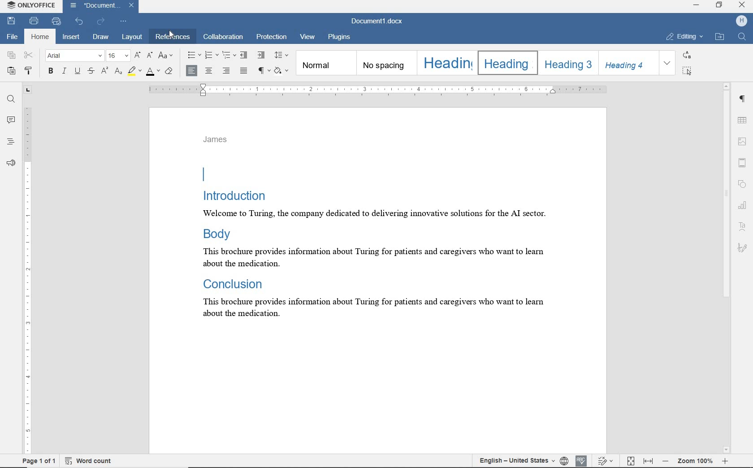  Describe the element at coordinates (91, 461) in the screenshot. I see `word count` at that location.